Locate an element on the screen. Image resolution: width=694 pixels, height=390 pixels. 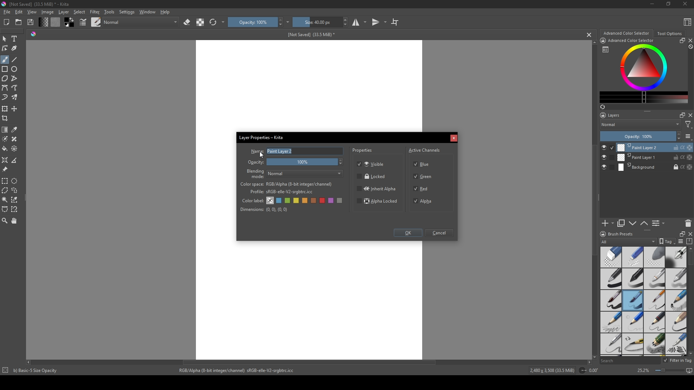
resize is located at coordinates (681, 233).